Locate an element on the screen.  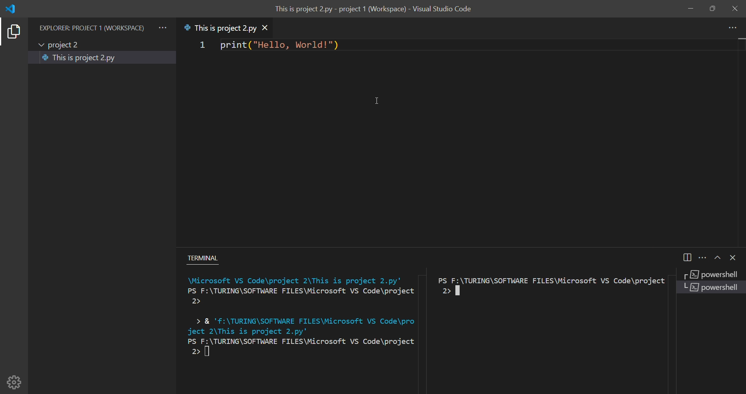
print|("Hello, World!") is located at coordinates (277, 47).